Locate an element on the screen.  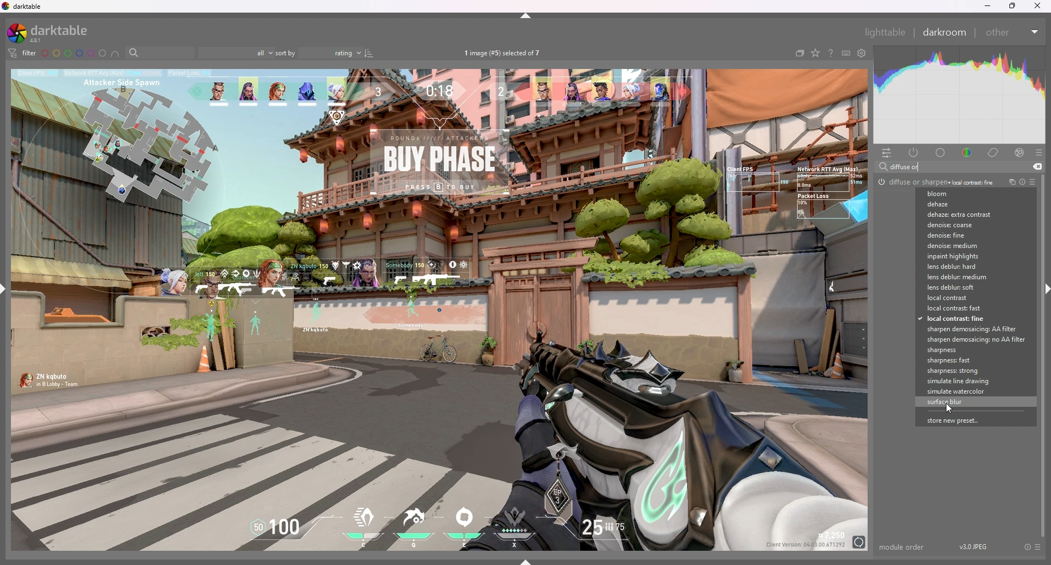
close is located at coordinates (1039, 5).